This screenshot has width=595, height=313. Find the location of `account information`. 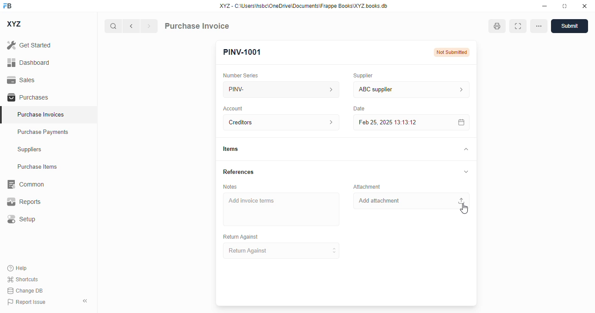

account information is located at coordinates (328, 123).